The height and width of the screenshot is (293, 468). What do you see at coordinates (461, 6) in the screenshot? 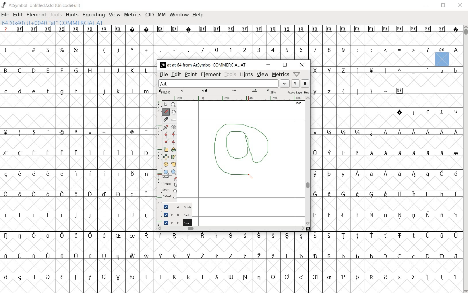
I see `CLOSE` at bounding box center [461, 6].